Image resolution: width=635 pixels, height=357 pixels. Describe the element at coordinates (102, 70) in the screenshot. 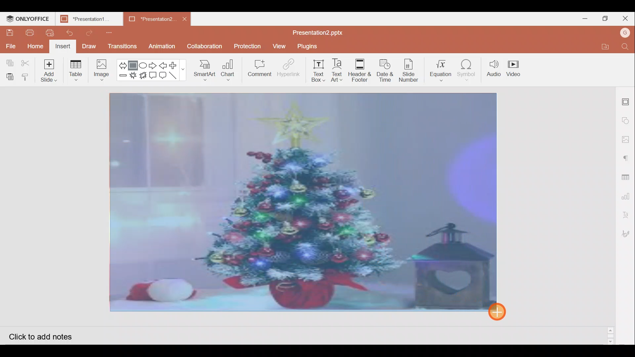

I see `Image` at that location.